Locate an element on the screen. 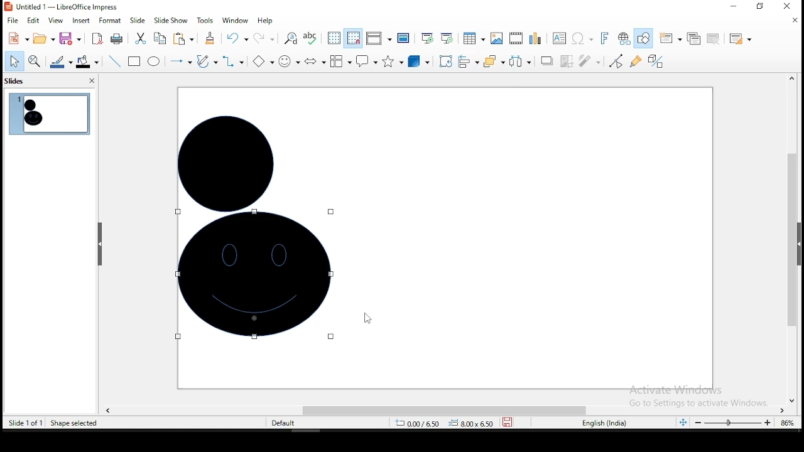 This screenshot has height=452, width=804. Shadow is located at coordinates (546, 61).